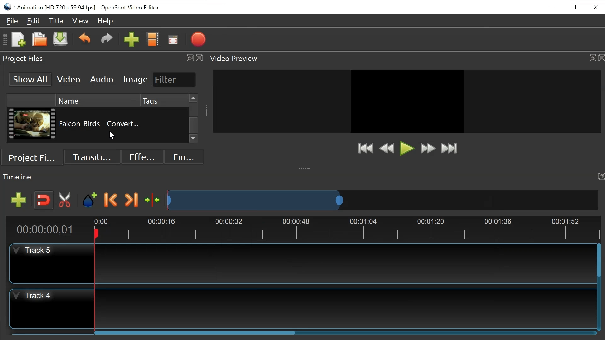 Image resolution: width=605 pixels, height=340 pixels. What do you see at coordinates (366, 148) in the screenshot?
I see `Jump to Start` at bounding box center [366, 148].